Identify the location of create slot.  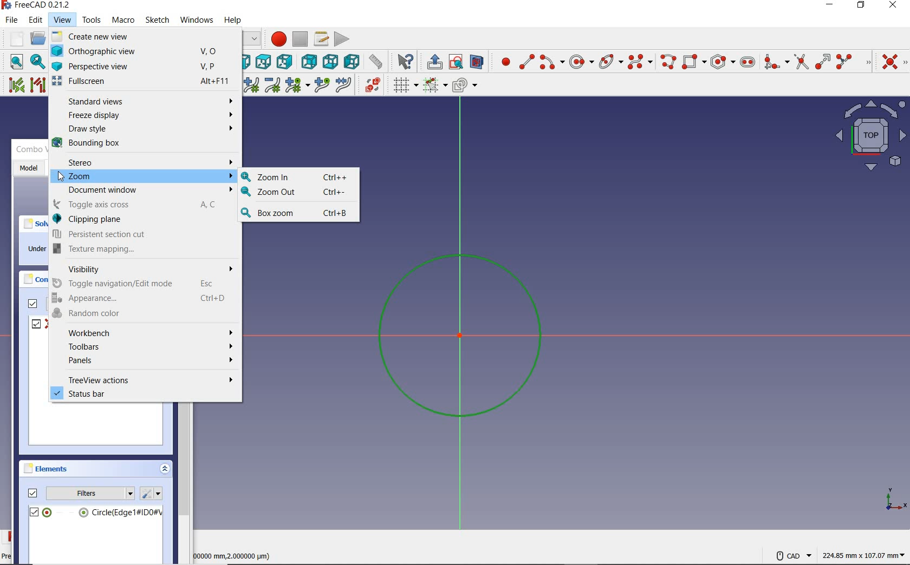
(748, 62).